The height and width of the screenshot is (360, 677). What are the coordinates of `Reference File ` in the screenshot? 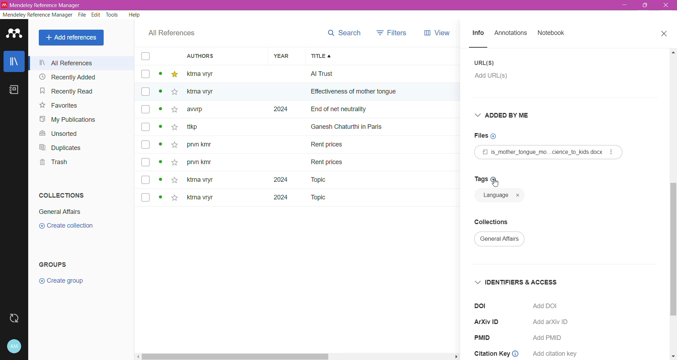 It's located at (549, 152).